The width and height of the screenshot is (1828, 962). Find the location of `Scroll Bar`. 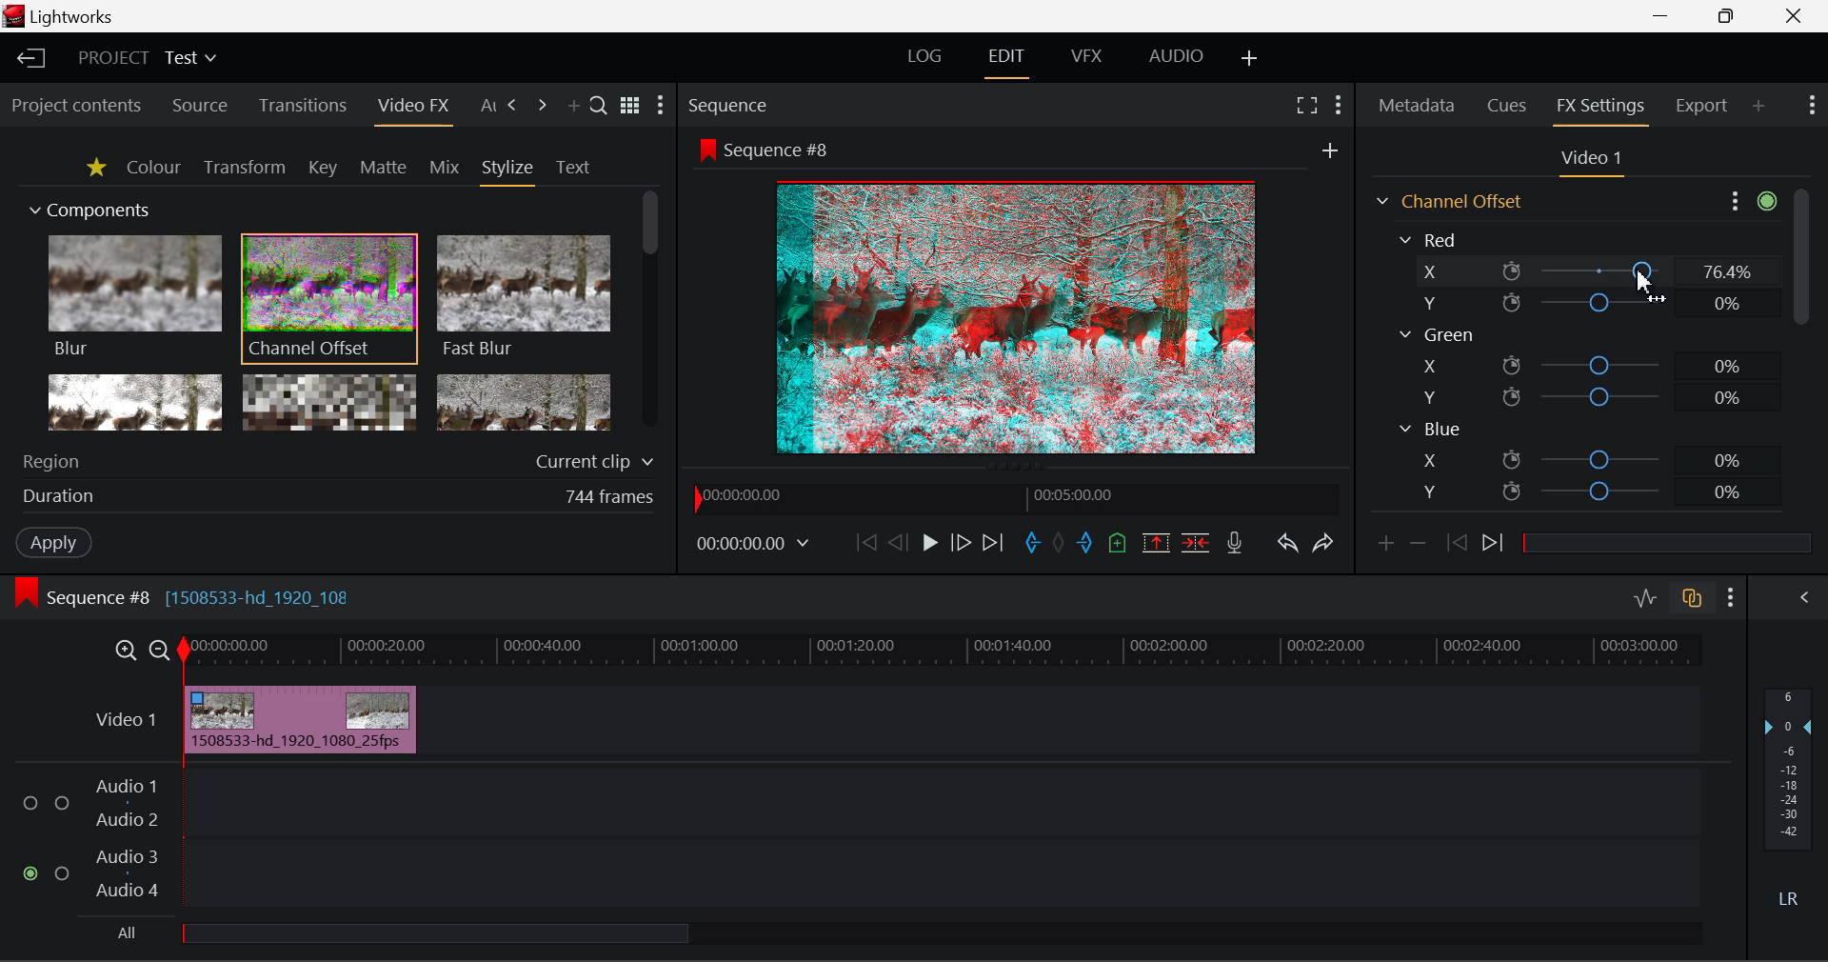

Scroll Bar is located at coordinates (647, 310).